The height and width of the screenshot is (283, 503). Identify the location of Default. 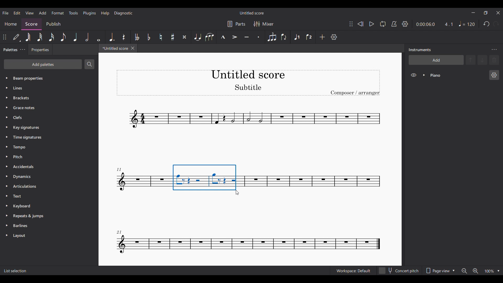
(17, 37).